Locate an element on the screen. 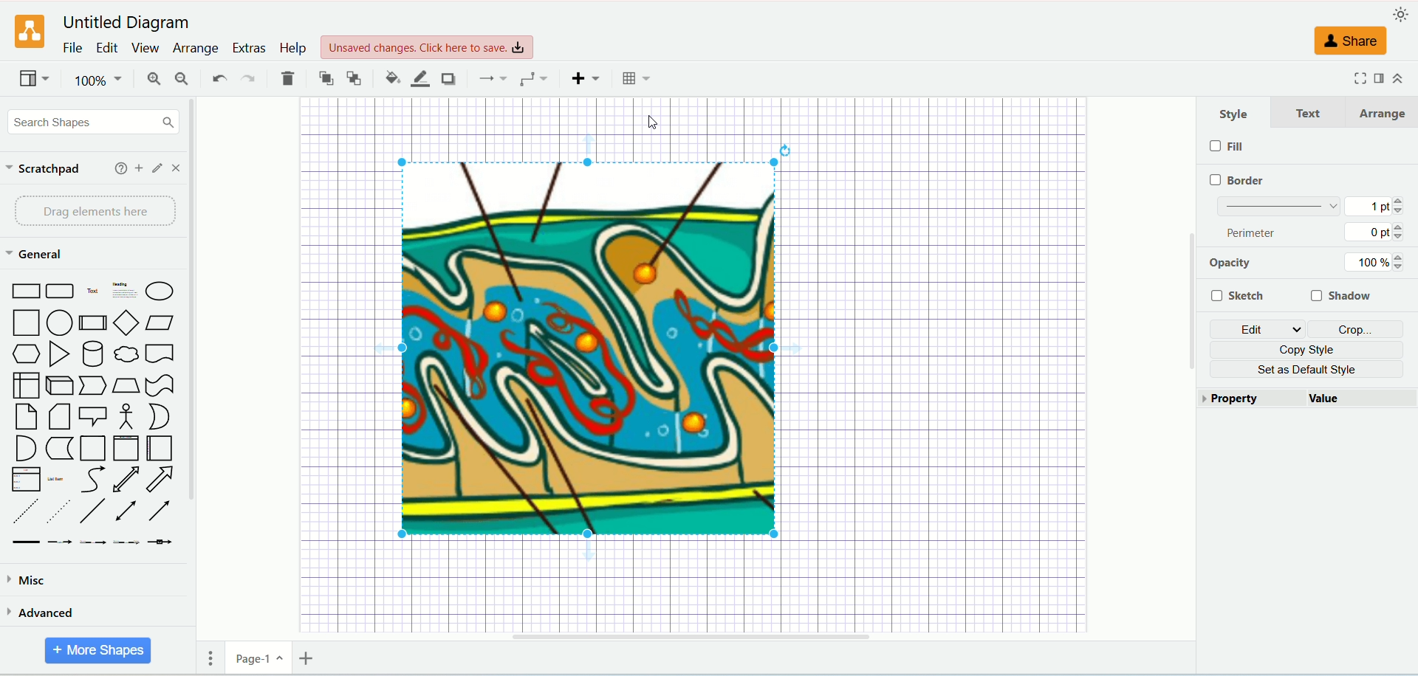 The image size is (1418, 676). Cylinder is located at coordinates (95, 356).